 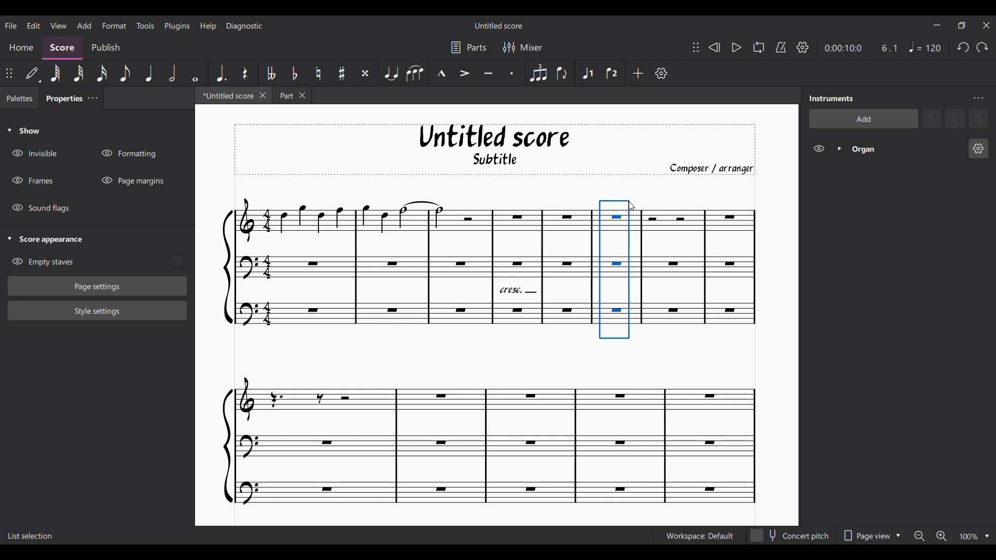 What do you see at coordinates (292, 95) in the screenshot?
I see `Earlier tab` at bounding box center [292, 95].